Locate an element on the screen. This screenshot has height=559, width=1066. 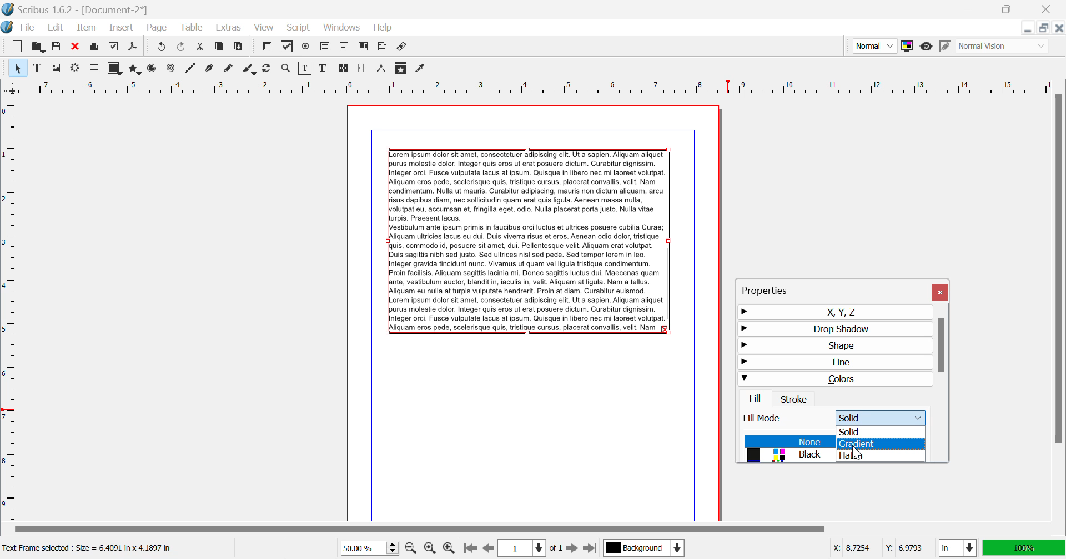
Windows is located at coordinates (342, 27).